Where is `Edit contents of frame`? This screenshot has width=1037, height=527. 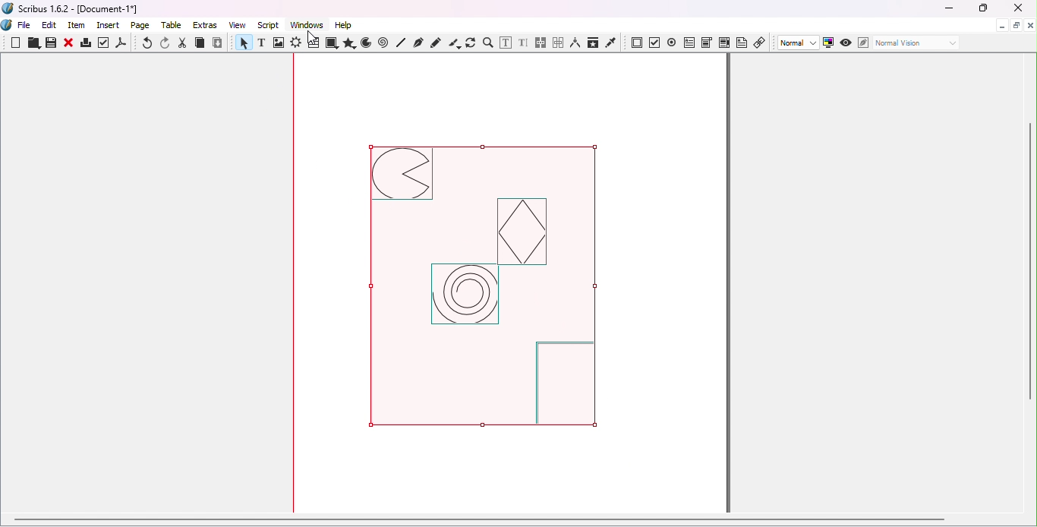 Edit contents of frame is located at coordinates (505, 43).